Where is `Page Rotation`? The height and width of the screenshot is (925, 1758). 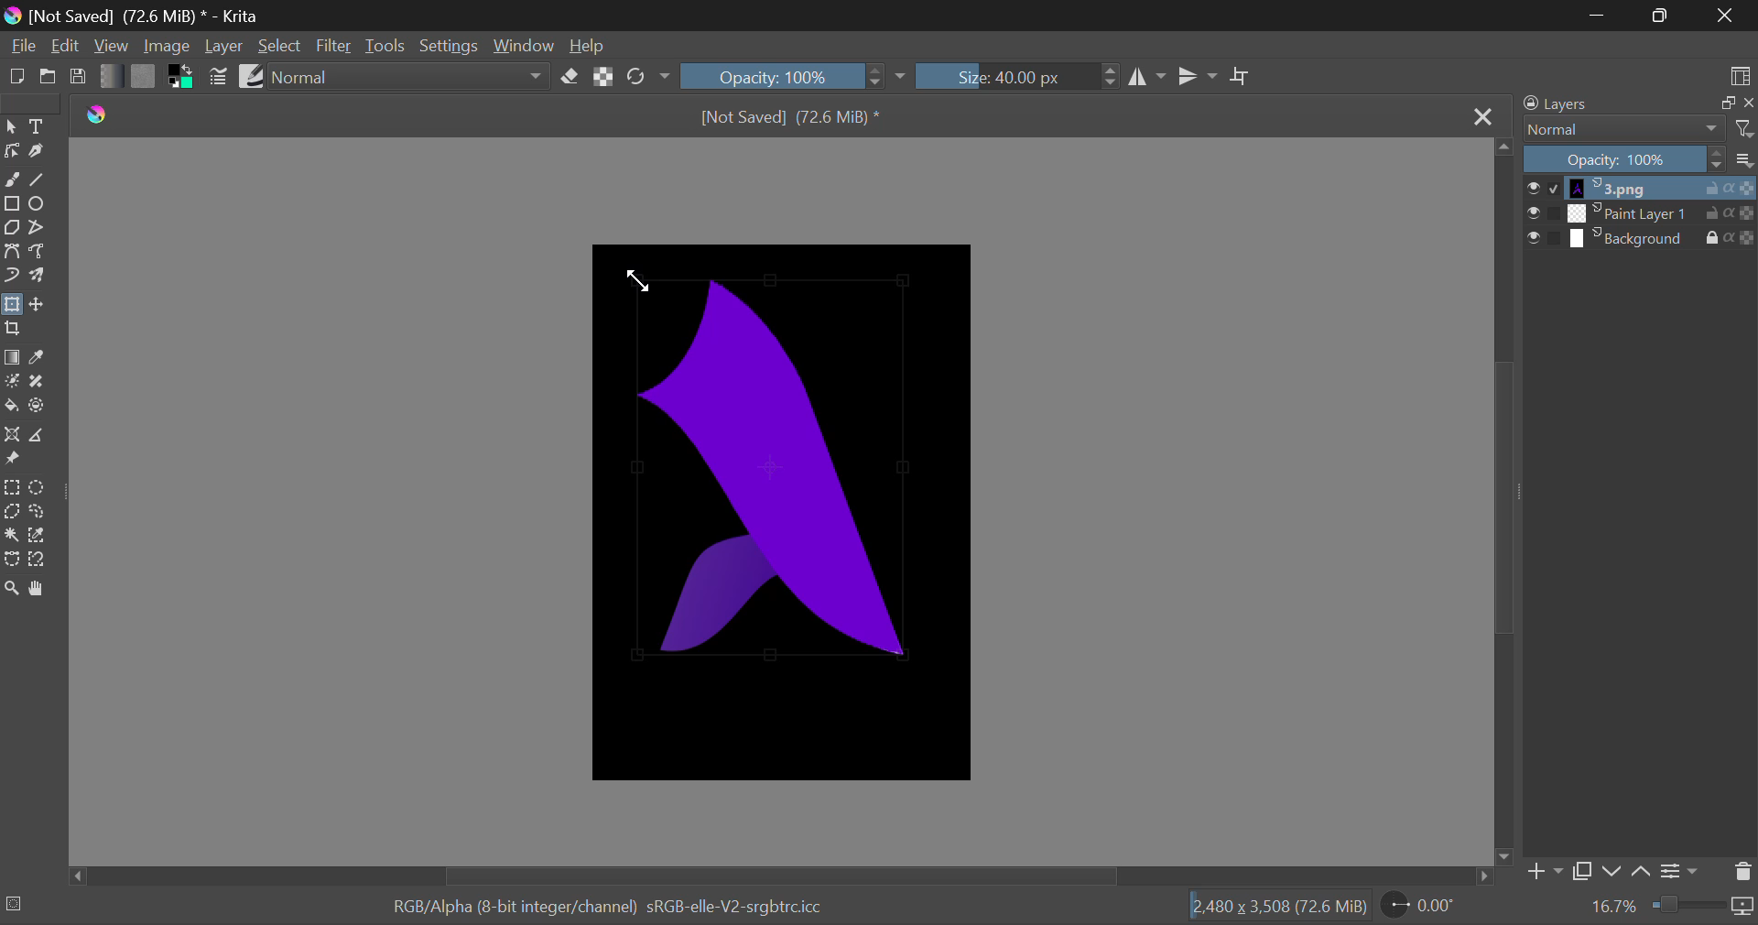 Page Rotation is located at coordinates (1430, 906).